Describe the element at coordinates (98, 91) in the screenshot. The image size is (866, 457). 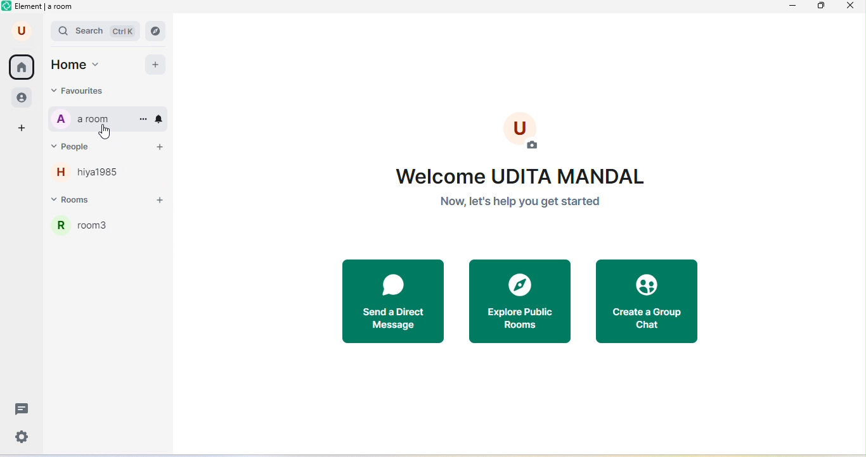
I see `favourites` at that location.